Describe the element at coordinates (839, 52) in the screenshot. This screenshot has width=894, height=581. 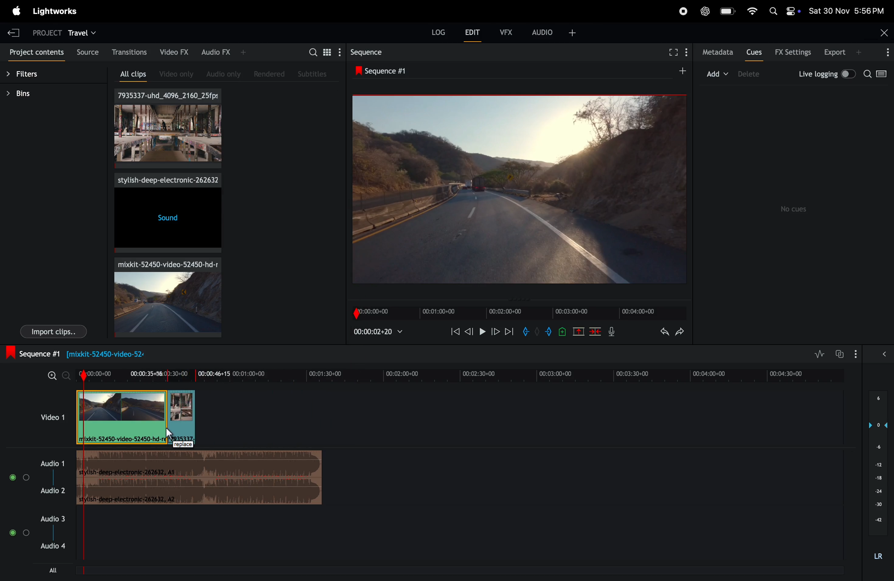
I see `export` at that location.